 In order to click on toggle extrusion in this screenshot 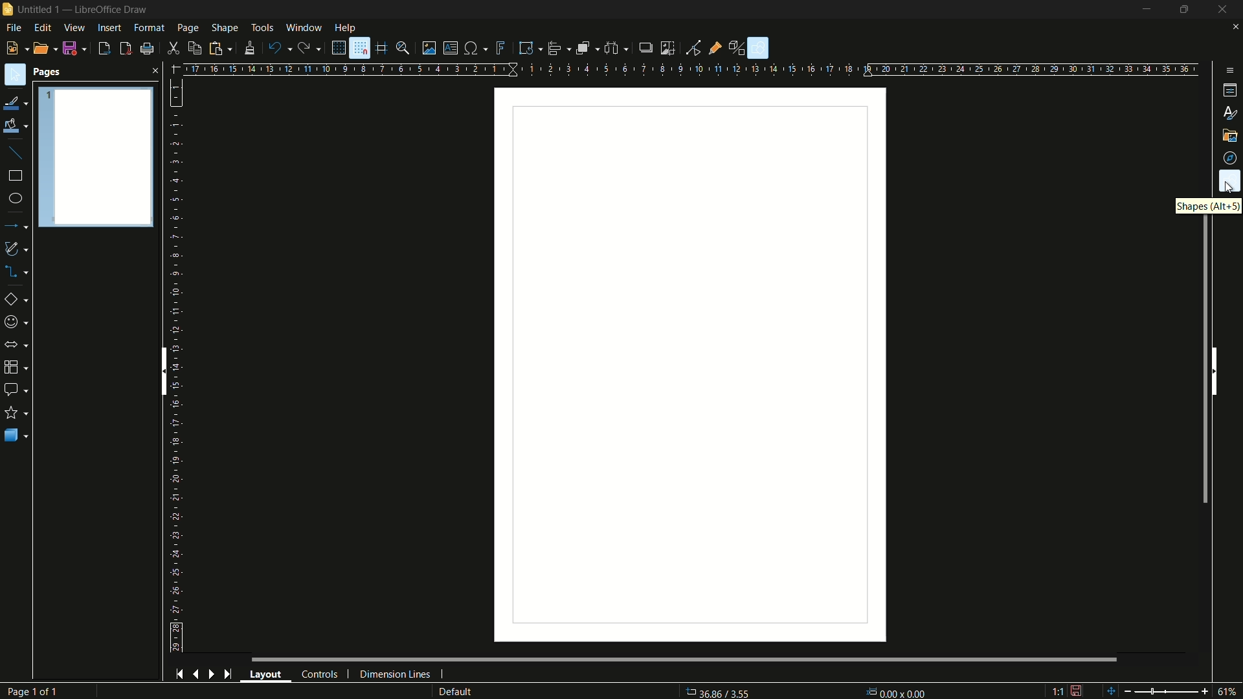, I will do `click(738, 49)`.